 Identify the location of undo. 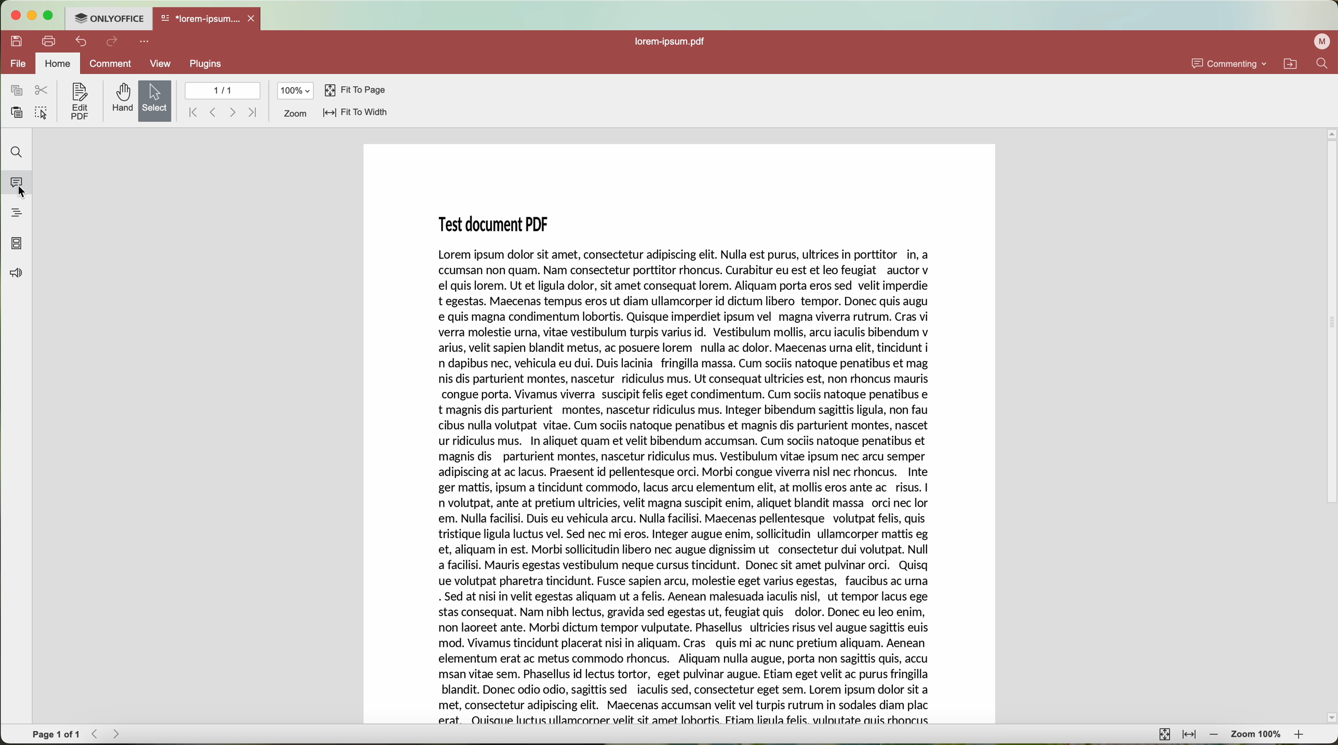
(81, 42).